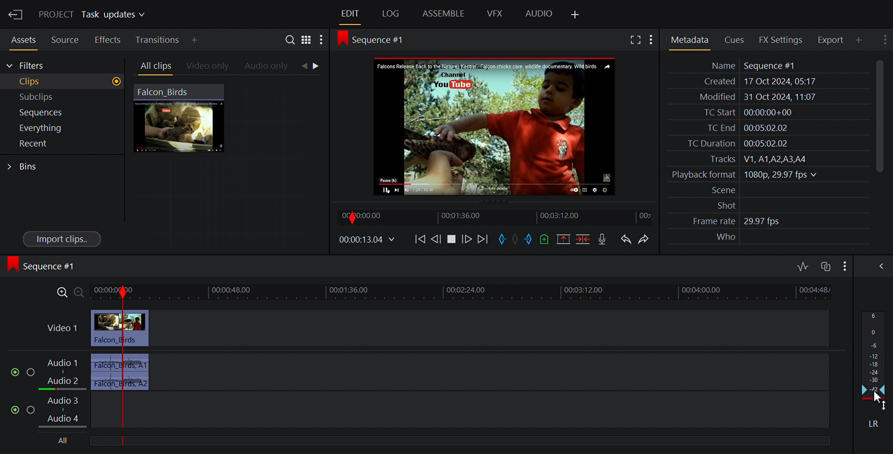  I want to click on Frame rate, so click(709, 221).